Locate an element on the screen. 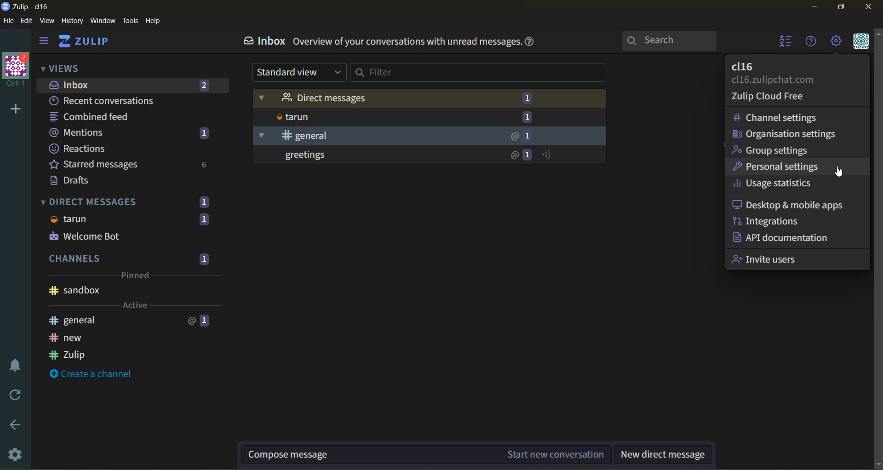 Image resolution: width=883 pixels, height=470 pixels. maximize is located at coordinates (841, 9).